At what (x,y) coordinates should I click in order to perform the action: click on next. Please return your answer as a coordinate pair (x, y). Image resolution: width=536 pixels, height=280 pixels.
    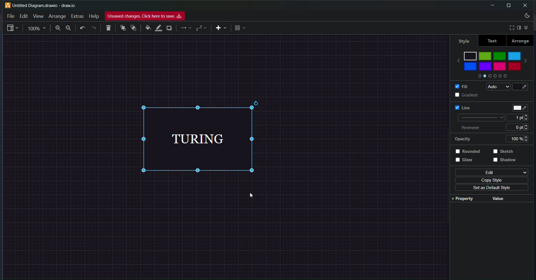
    Looking at the image, I should click on (529, 59).